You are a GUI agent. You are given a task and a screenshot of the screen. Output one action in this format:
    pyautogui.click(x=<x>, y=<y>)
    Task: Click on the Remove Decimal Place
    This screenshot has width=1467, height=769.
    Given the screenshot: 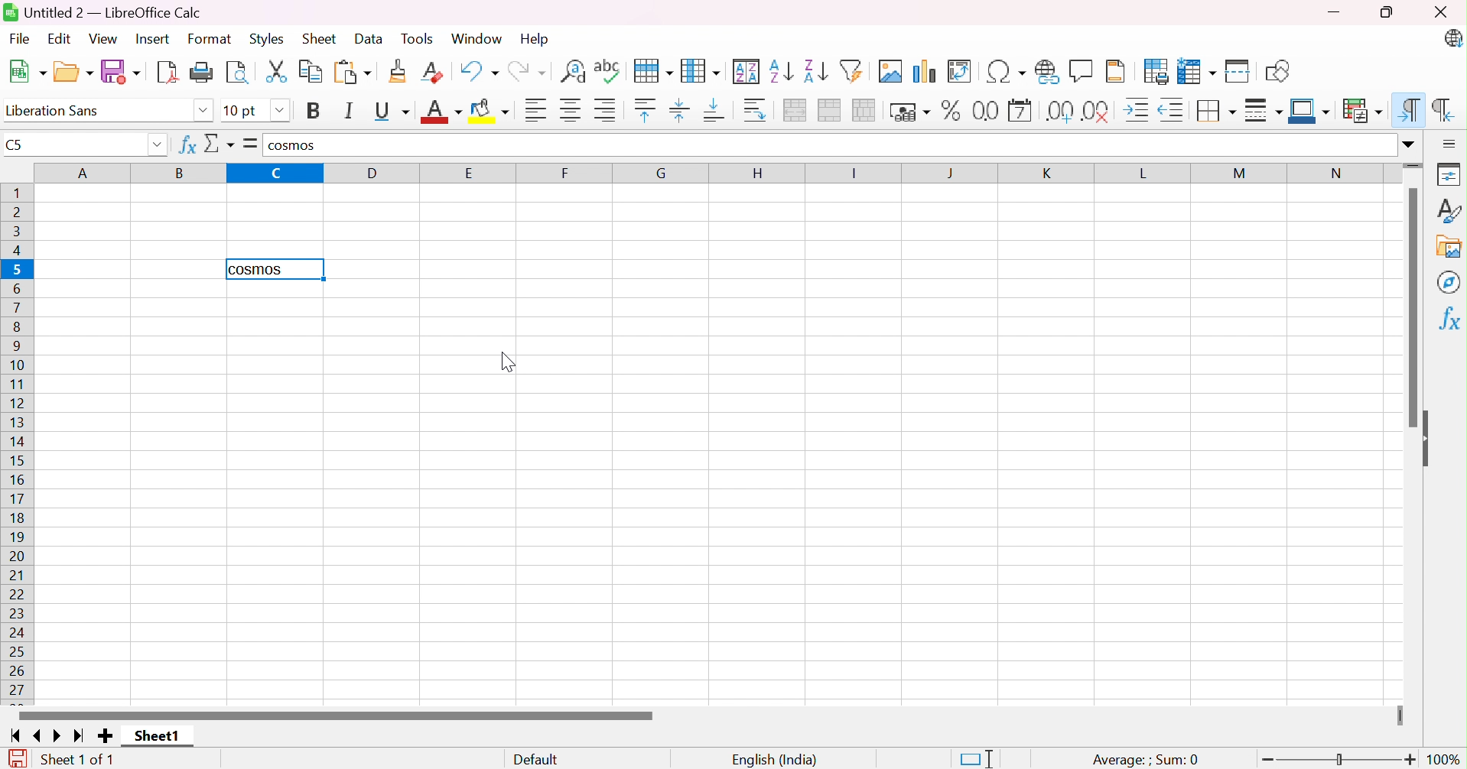 What is the action you would take?
    pyautogui.click(x=1096, y=112)
    